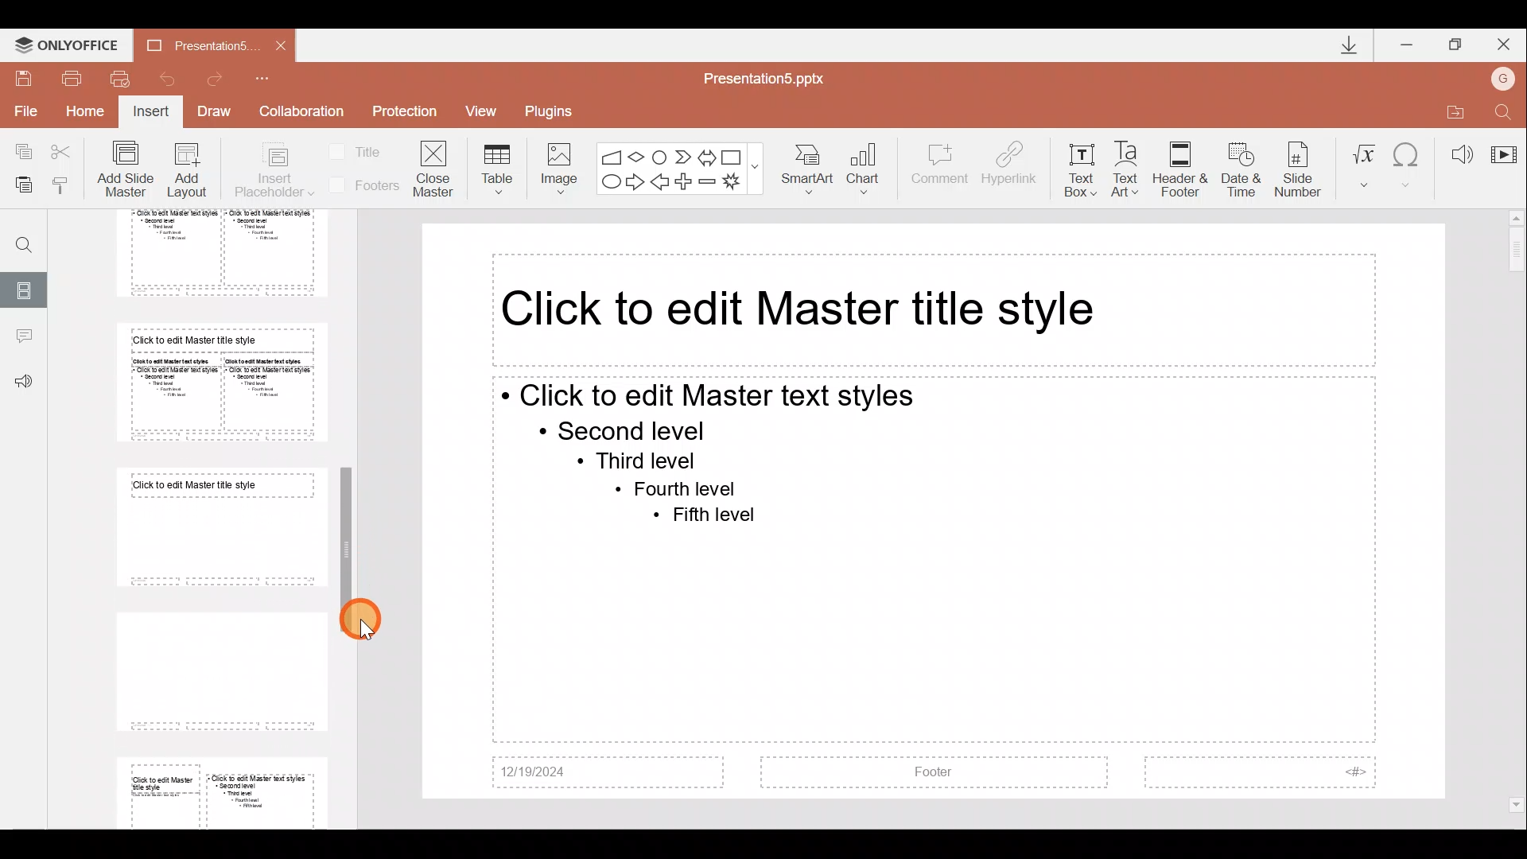  Describe the element at coordinates (495, 168) in the screenshot. I see `Table` at that location.